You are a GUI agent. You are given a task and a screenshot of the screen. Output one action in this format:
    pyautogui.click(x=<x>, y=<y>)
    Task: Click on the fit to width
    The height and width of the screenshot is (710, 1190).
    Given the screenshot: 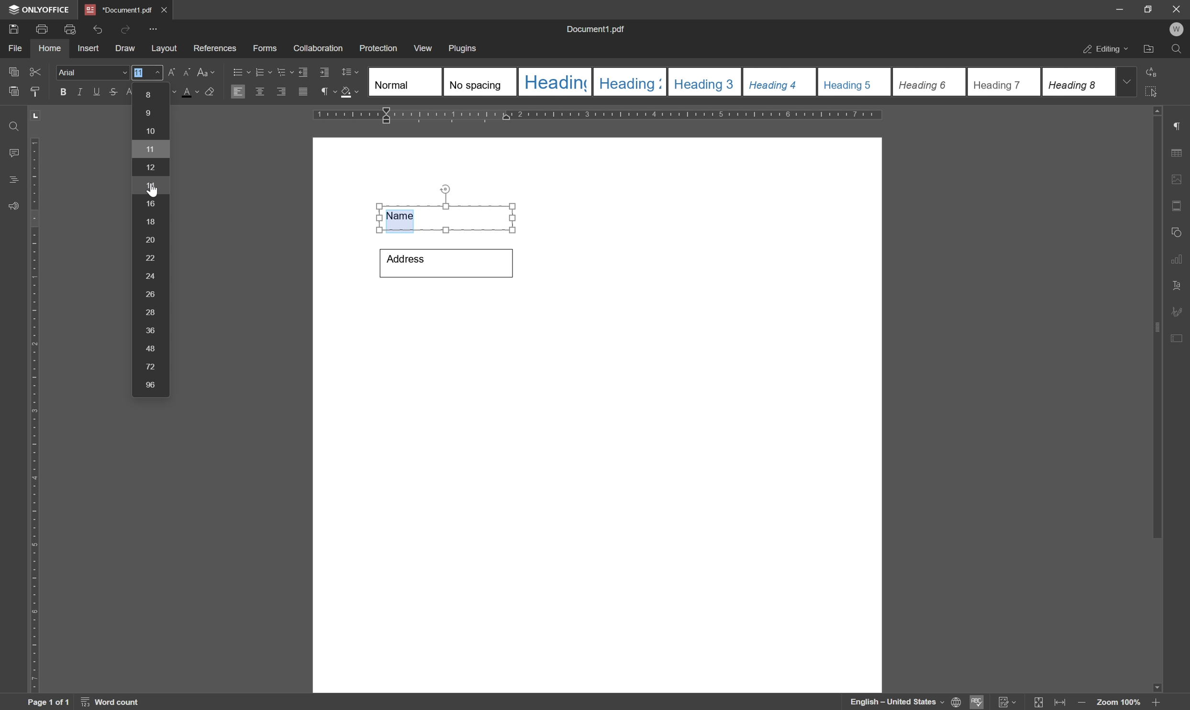 What is the action you would take?
    pyautogui.click(x=1062, y=703)
    